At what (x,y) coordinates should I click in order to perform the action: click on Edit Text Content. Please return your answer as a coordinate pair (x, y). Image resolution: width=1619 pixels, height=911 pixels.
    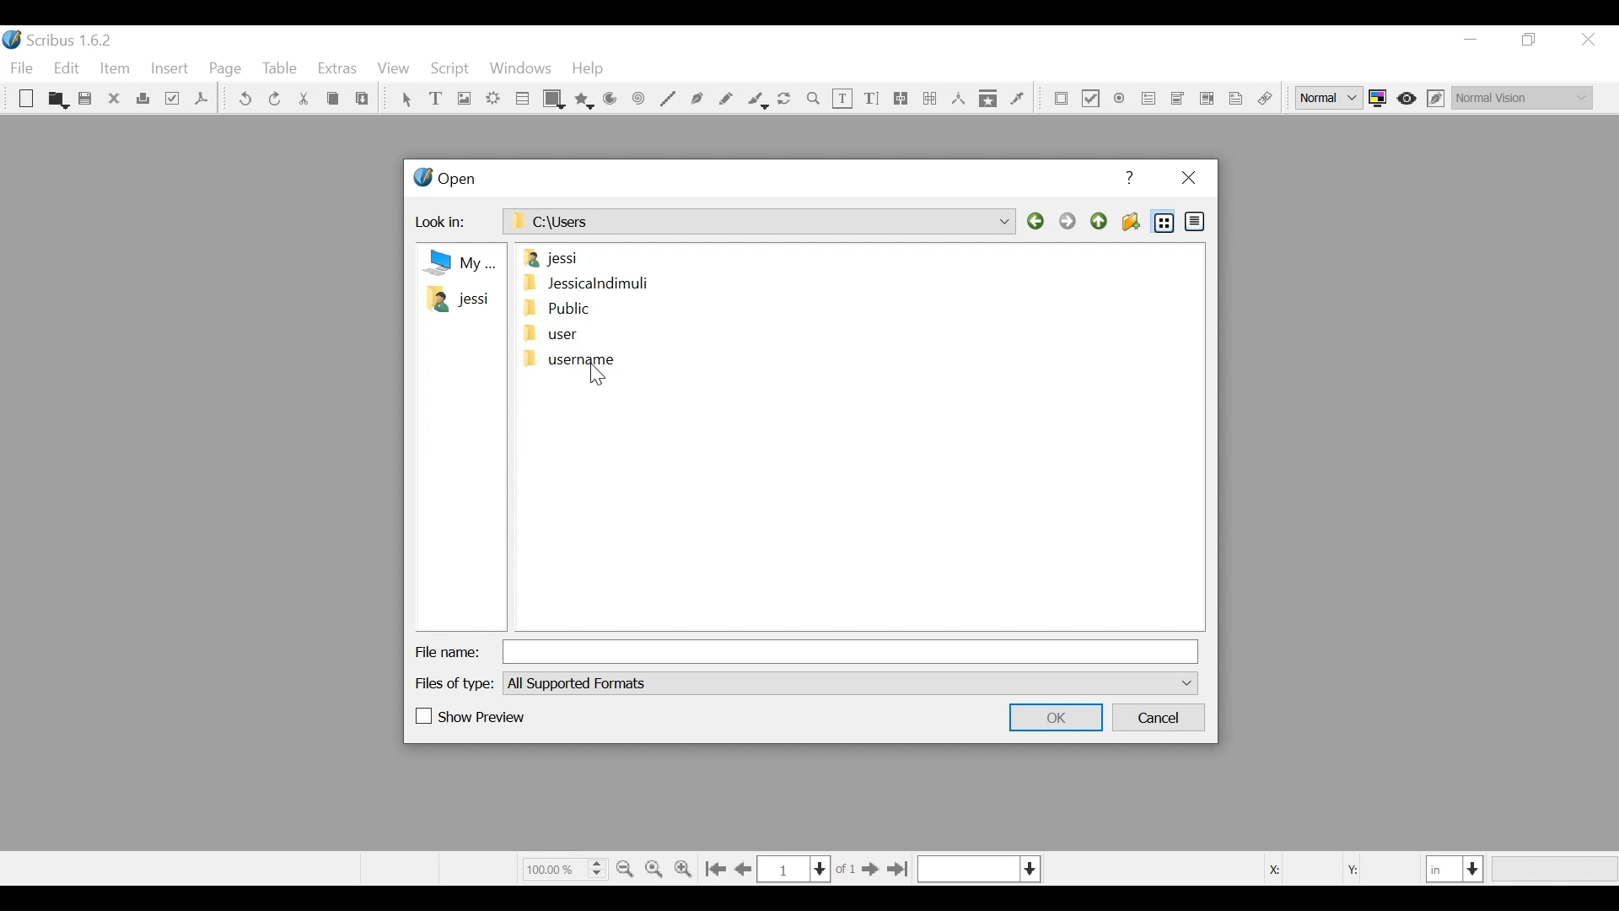
    Looking at the image, I should click on (843, 99).